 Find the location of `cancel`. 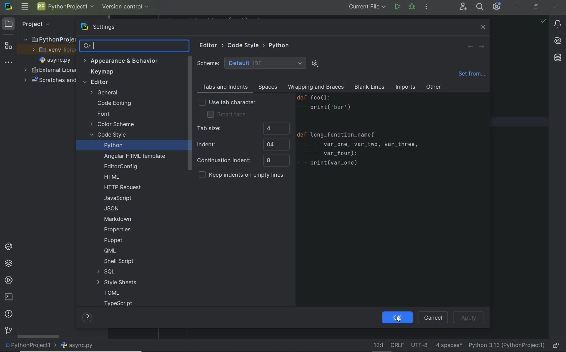

cancel is located at coordinates (432, 318).